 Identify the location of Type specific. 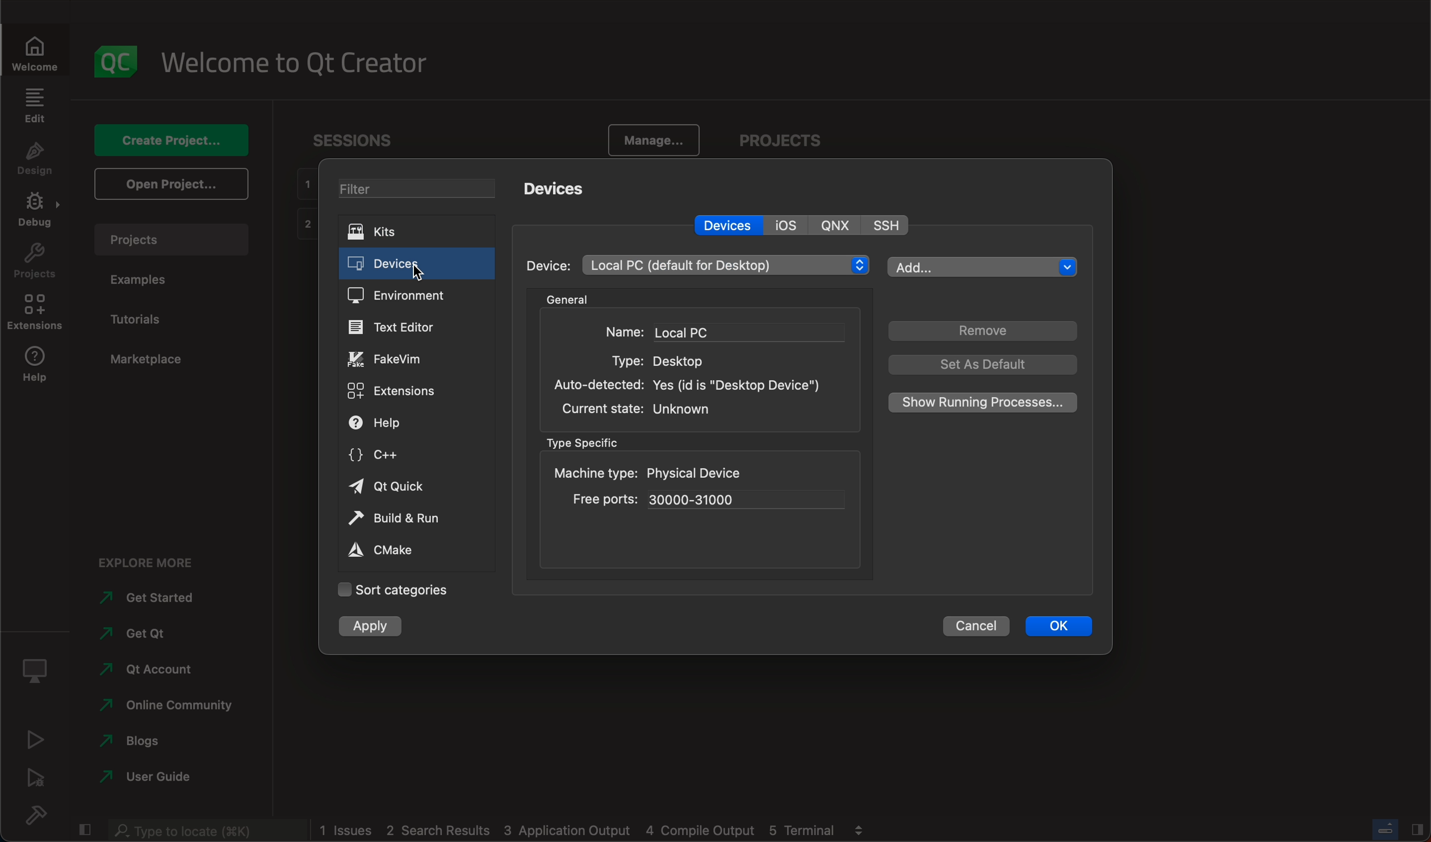
(585, 443).